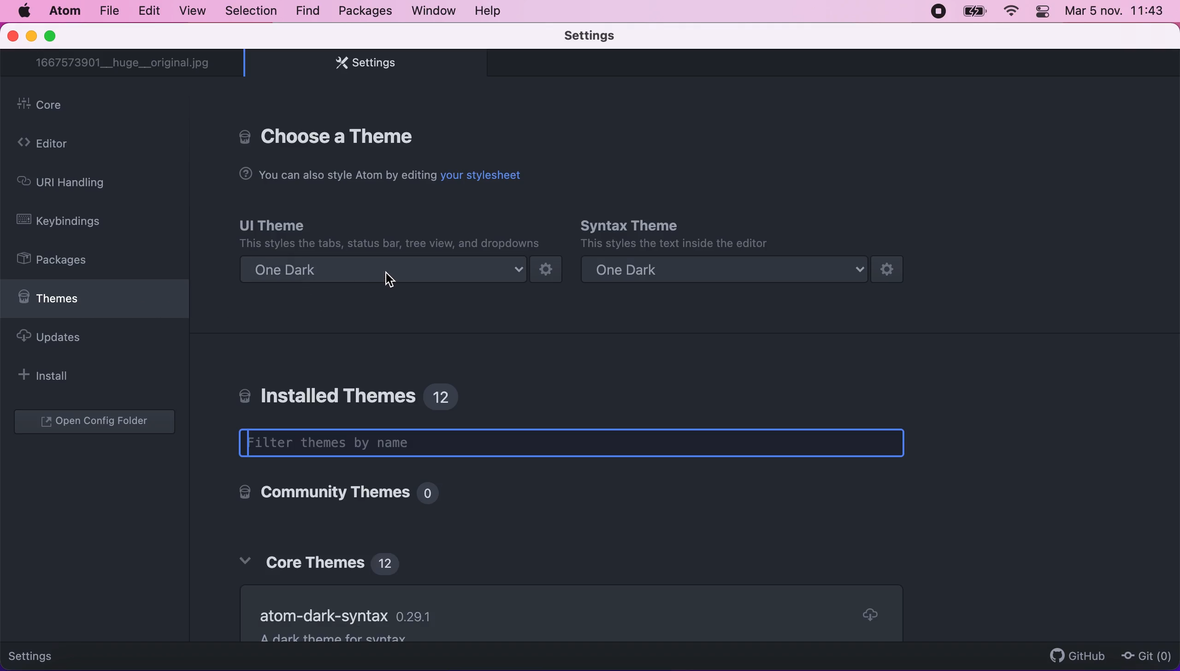 Image resolution: width=1180 pixels, height=671 pixels. What do you see at coordinates (595, 37) in the screenshot?
I see `settings` at bounding box center [595, 37].